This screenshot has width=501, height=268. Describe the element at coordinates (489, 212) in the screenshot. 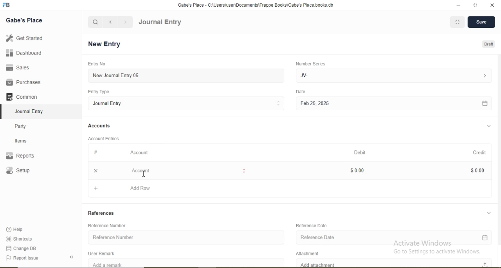

I see `collapse/expand` at that location.